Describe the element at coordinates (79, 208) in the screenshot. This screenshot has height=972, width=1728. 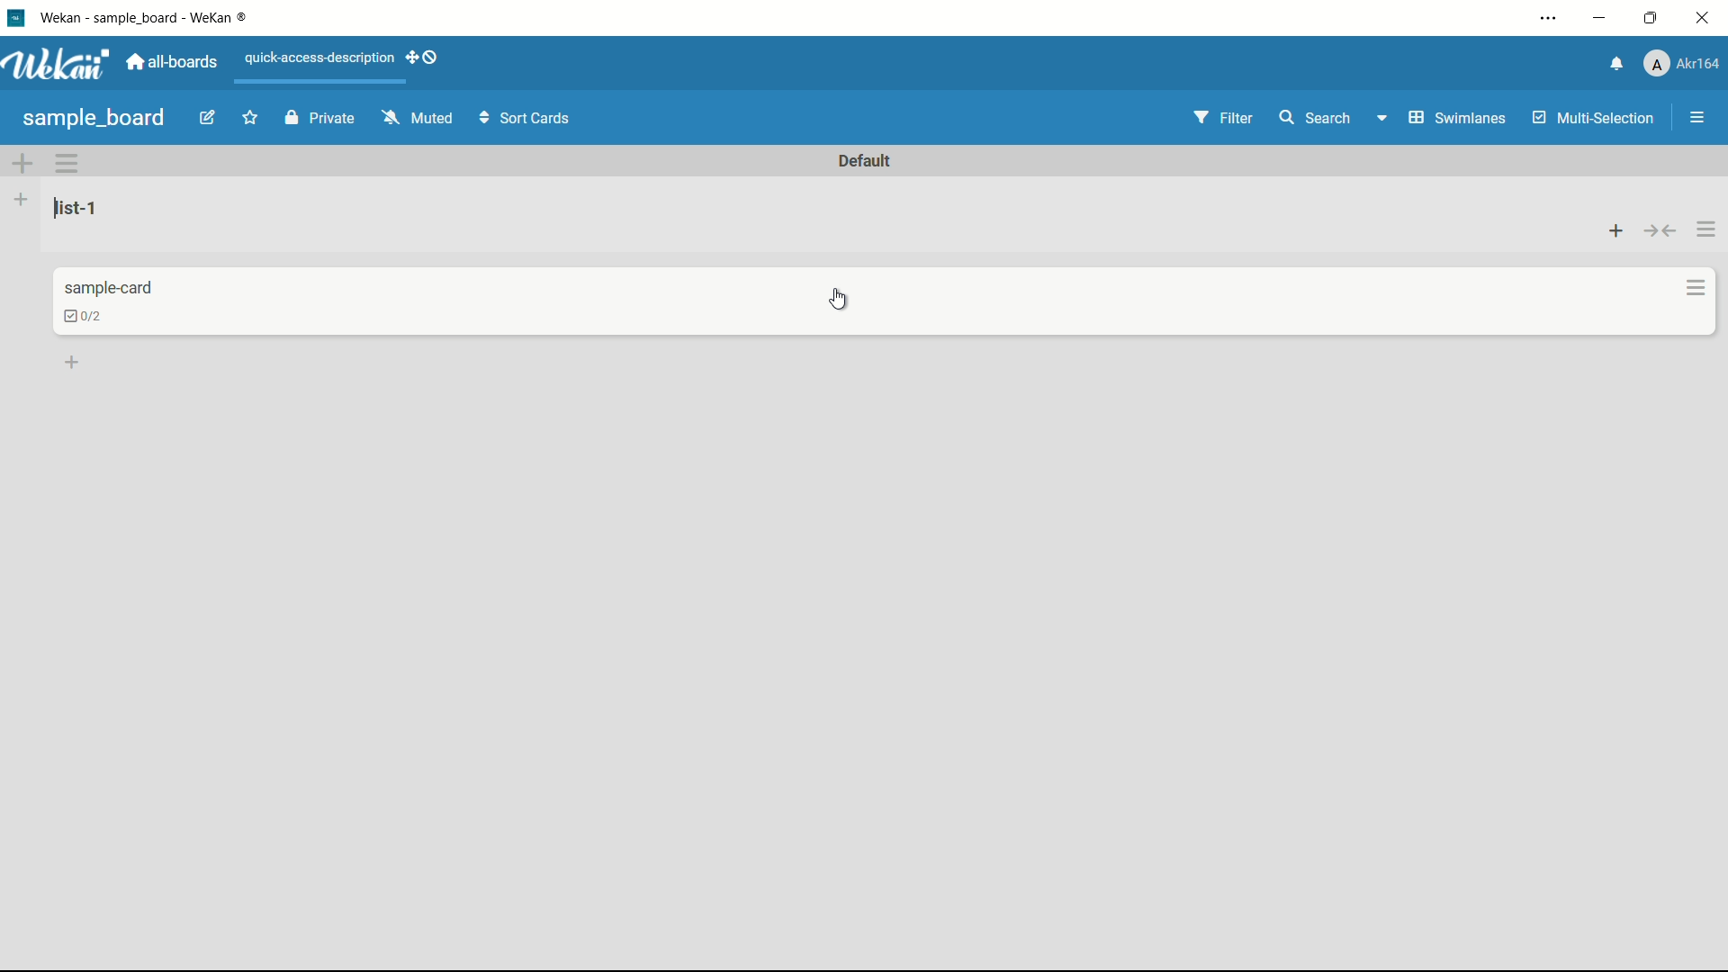
I see `list name` at that location.